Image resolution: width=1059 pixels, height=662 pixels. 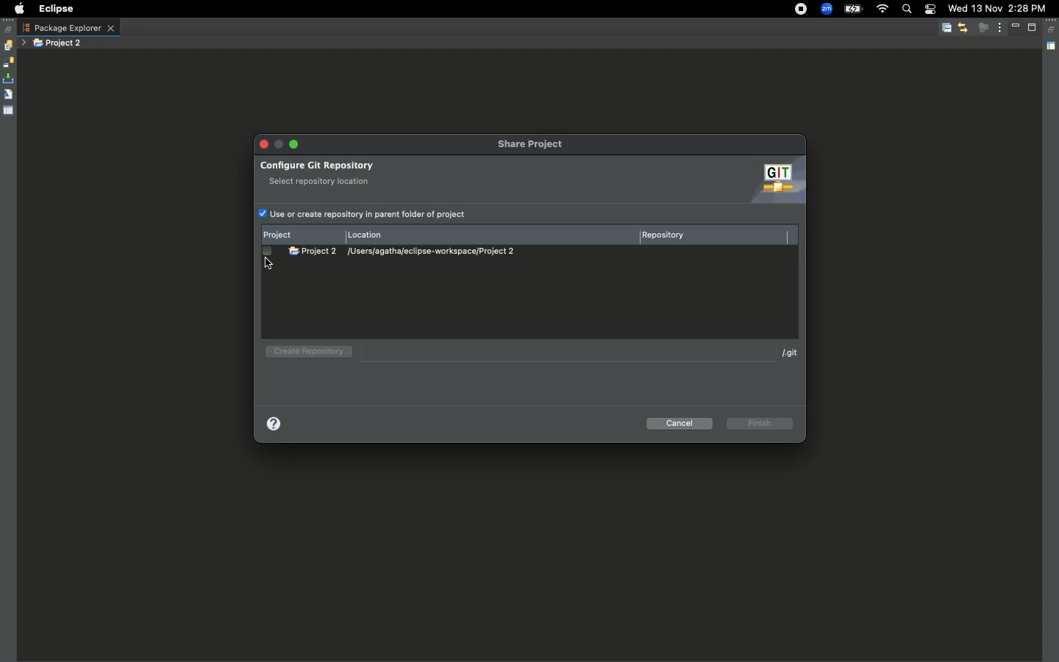 What do you see at coordinates (313, 250) in the screenshot?
I see `Project 2` at bounding box center [313, 250].